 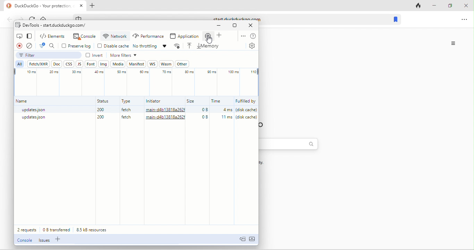 What do you see at coordinates (396, 20) in the screenshot?
I see `bookmark` at bounding box center [396, 20].